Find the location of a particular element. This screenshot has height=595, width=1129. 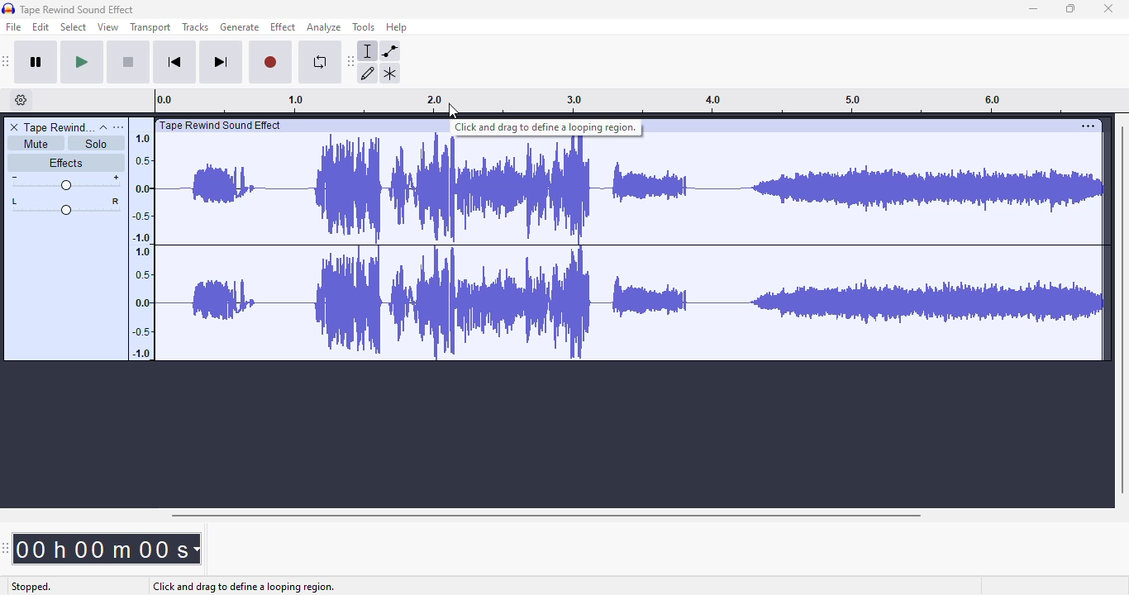

play is located at coordinates (83, 61).